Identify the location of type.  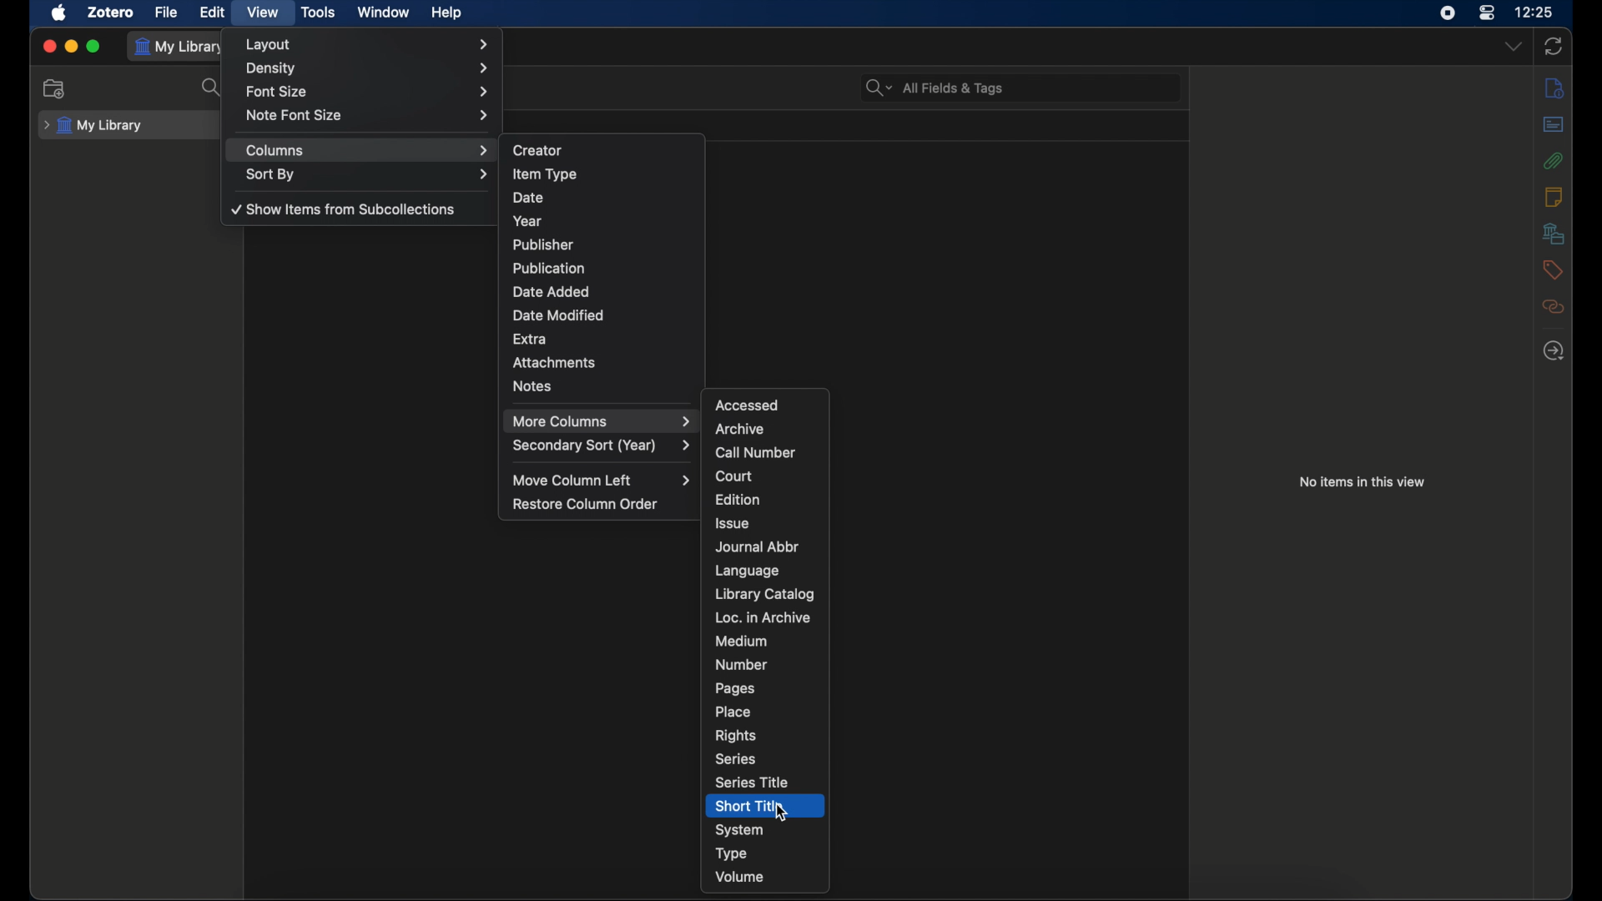
(732, 854).